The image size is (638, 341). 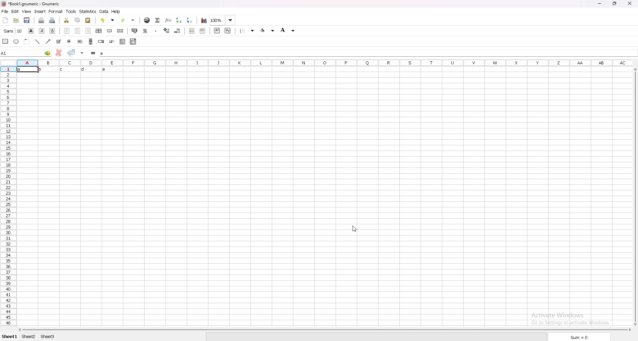 What do you see at coordinates (223, 20) in the screenshot?
I see `zoom` at bounding box center [223, 20].